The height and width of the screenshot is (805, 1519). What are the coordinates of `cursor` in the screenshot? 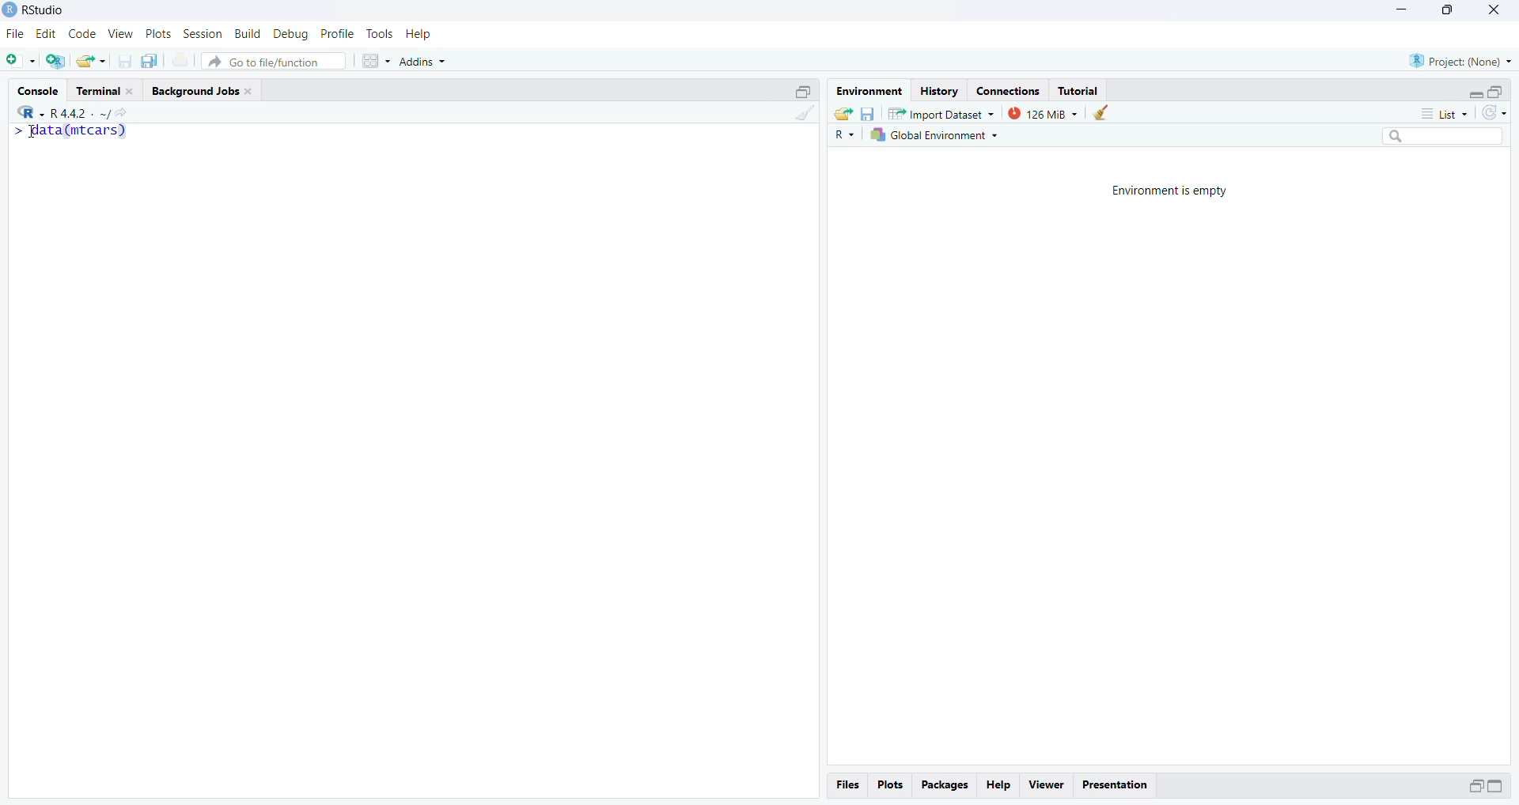 It's located at (29, 134).